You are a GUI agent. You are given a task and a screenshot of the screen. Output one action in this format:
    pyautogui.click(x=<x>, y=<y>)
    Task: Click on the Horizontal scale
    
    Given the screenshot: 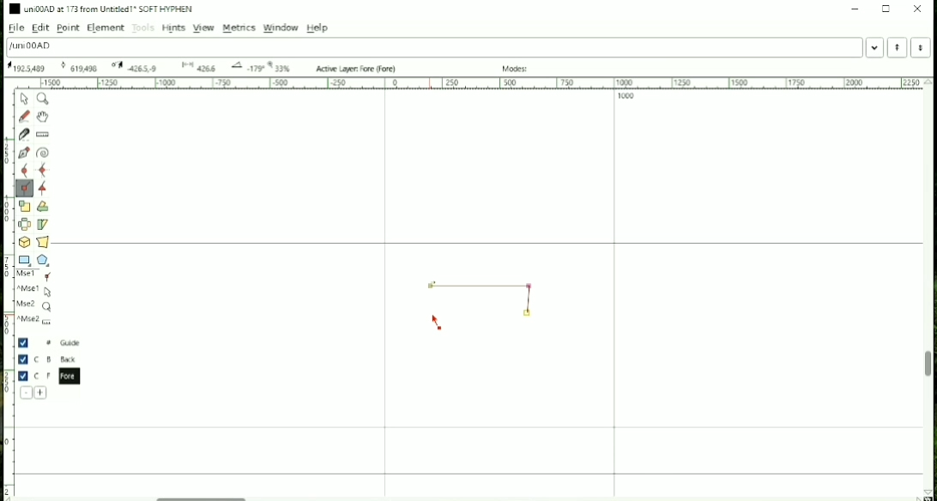 What is the action you would take?
    pyautogui.click(x=469, y=83)
    